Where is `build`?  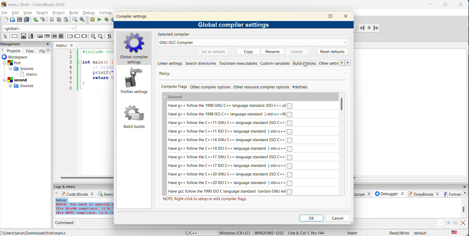
build is located at coordinates (92, 20).